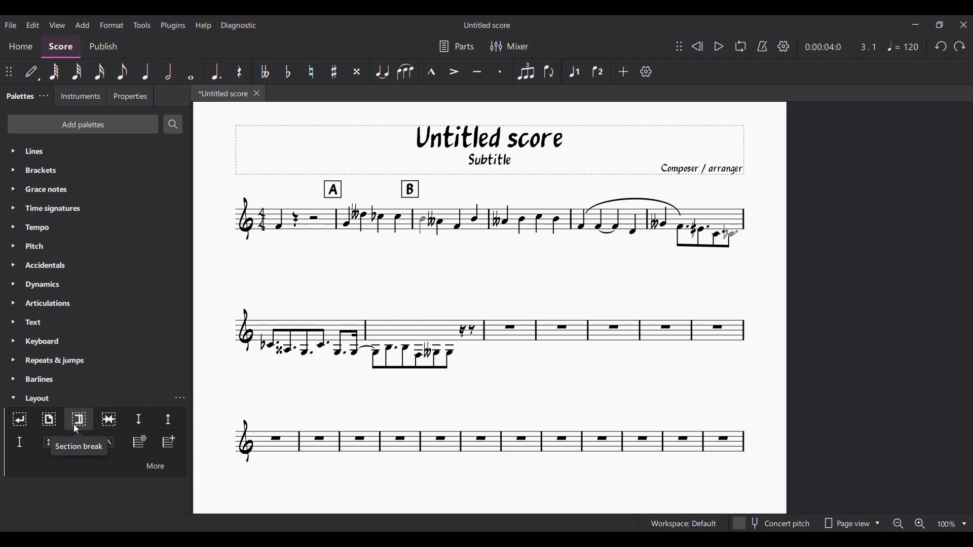 The height and width of the screenshot is (547, 973). I want to click on Insert staff type change, so click(138, 442).